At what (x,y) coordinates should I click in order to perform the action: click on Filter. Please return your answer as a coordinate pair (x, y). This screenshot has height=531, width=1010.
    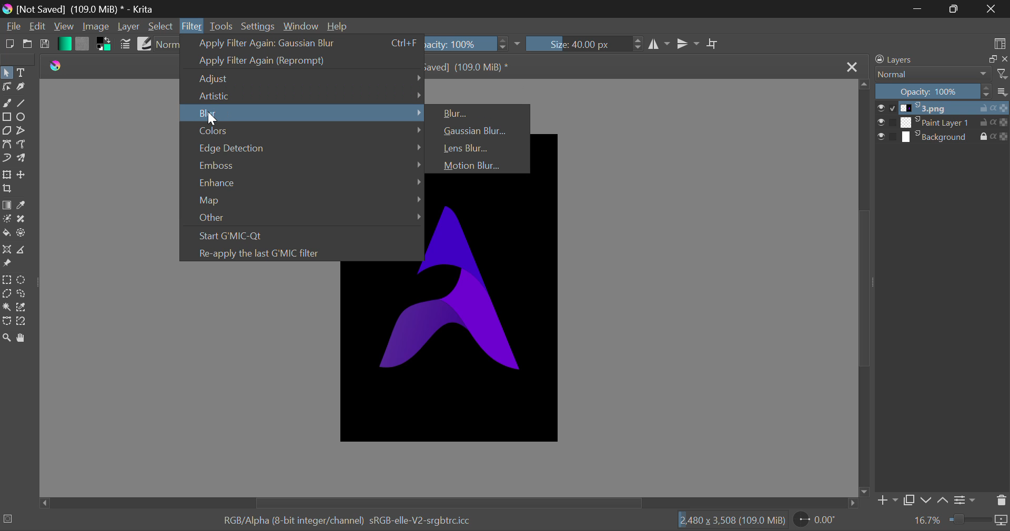
    Looking at the image, I should click on (191, 27).